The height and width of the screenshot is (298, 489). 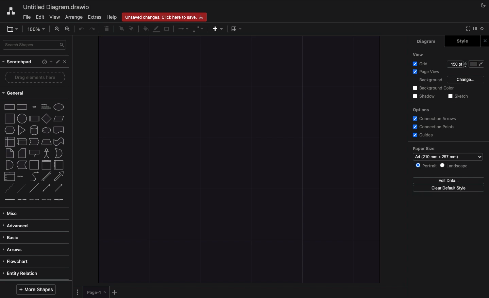 I want to click on Entity relation, so click(x=23, y=272).